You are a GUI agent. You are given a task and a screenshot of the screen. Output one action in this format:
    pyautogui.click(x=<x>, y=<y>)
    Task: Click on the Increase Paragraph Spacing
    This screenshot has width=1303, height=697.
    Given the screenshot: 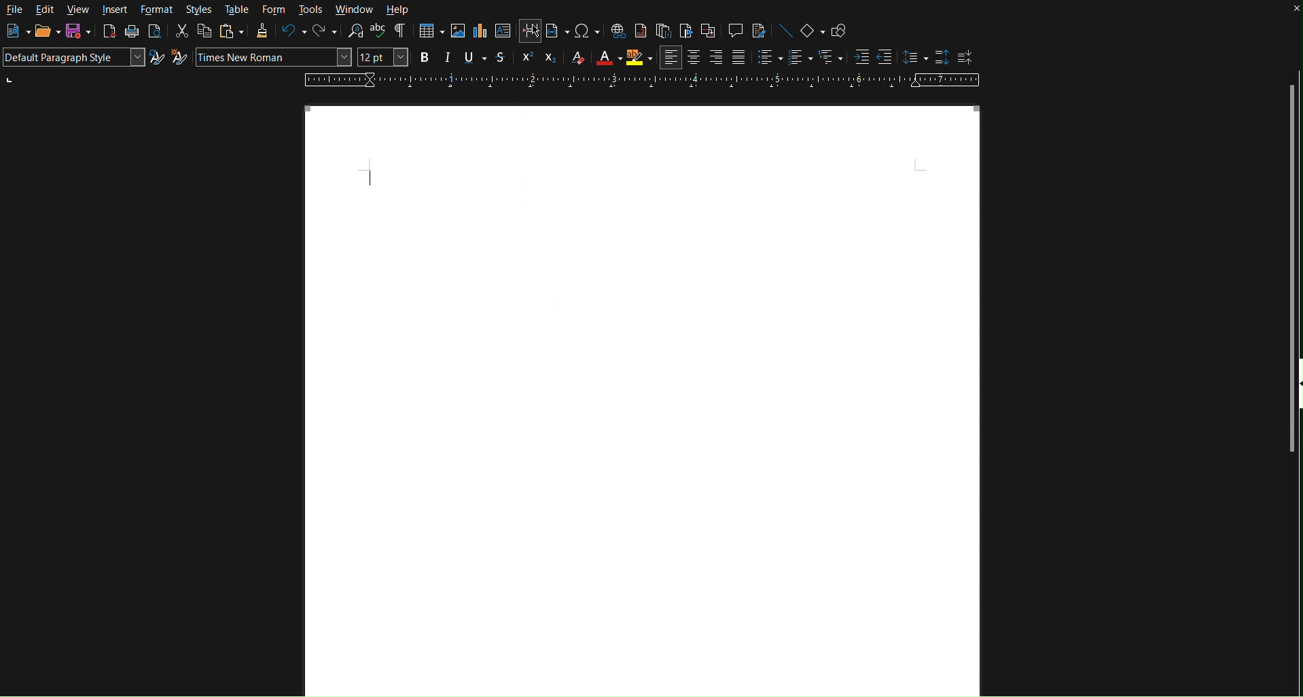 What is the action you would take?
    pyautogui.click(x=940, y=56)
    